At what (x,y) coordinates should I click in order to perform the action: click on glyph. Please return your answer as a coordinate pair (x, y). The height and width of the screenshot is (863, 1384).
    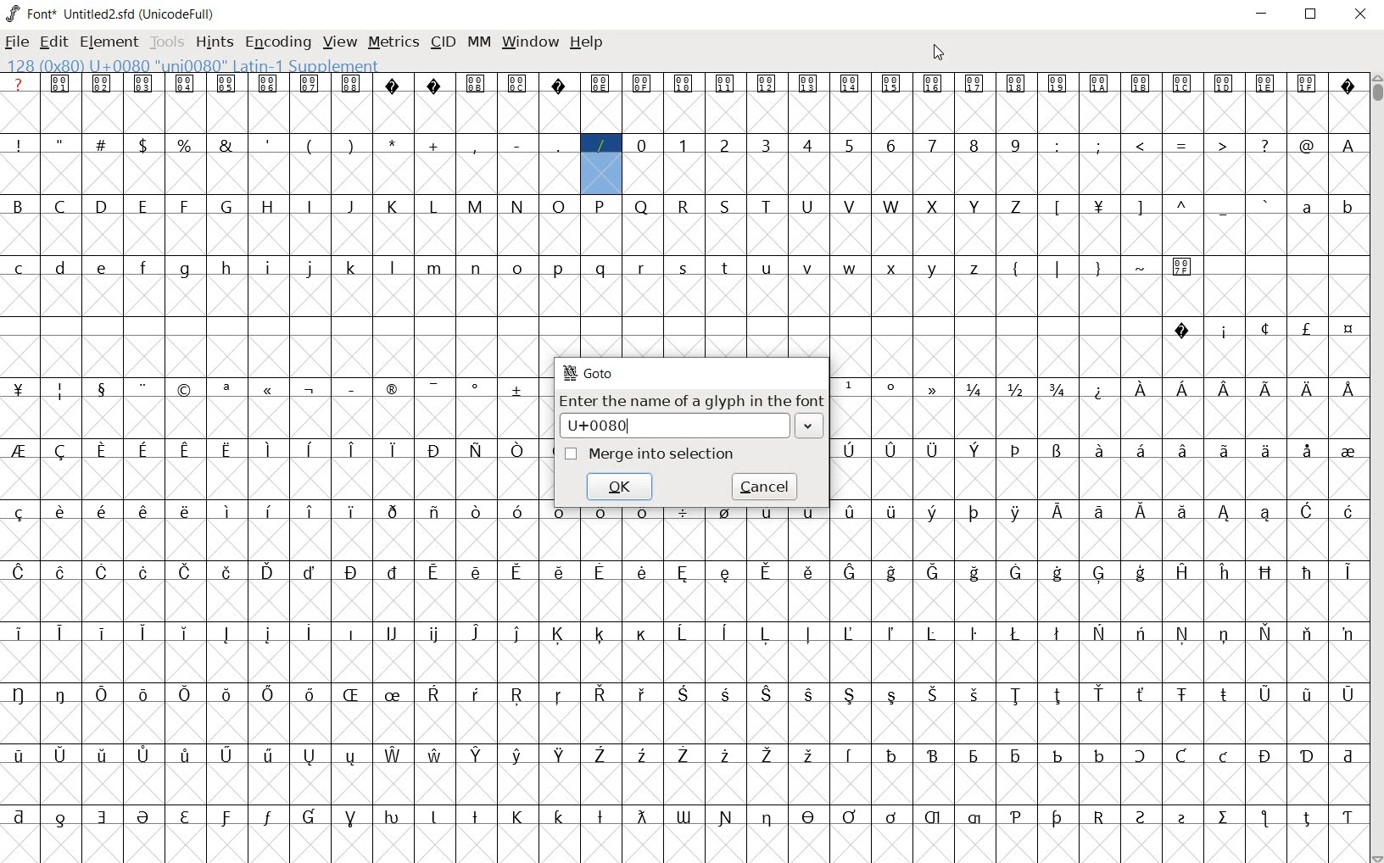
    Looking at the image, I should click on (1182, 268).